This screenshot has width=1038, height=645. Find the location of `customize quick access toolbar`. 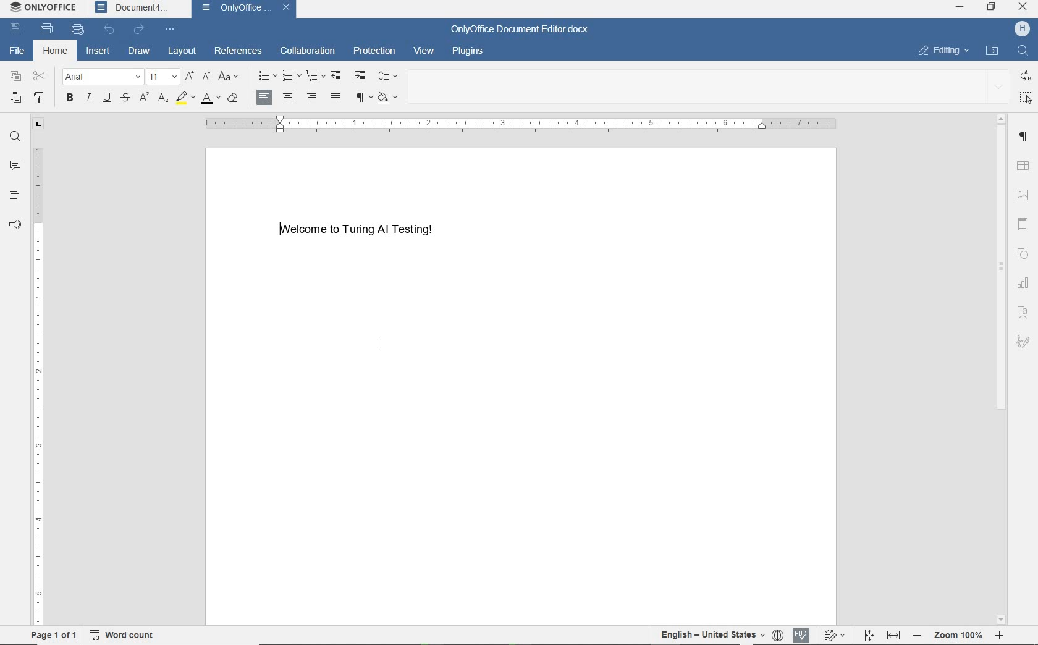

customize quick access toolbar is located at coordinates (170, 30).